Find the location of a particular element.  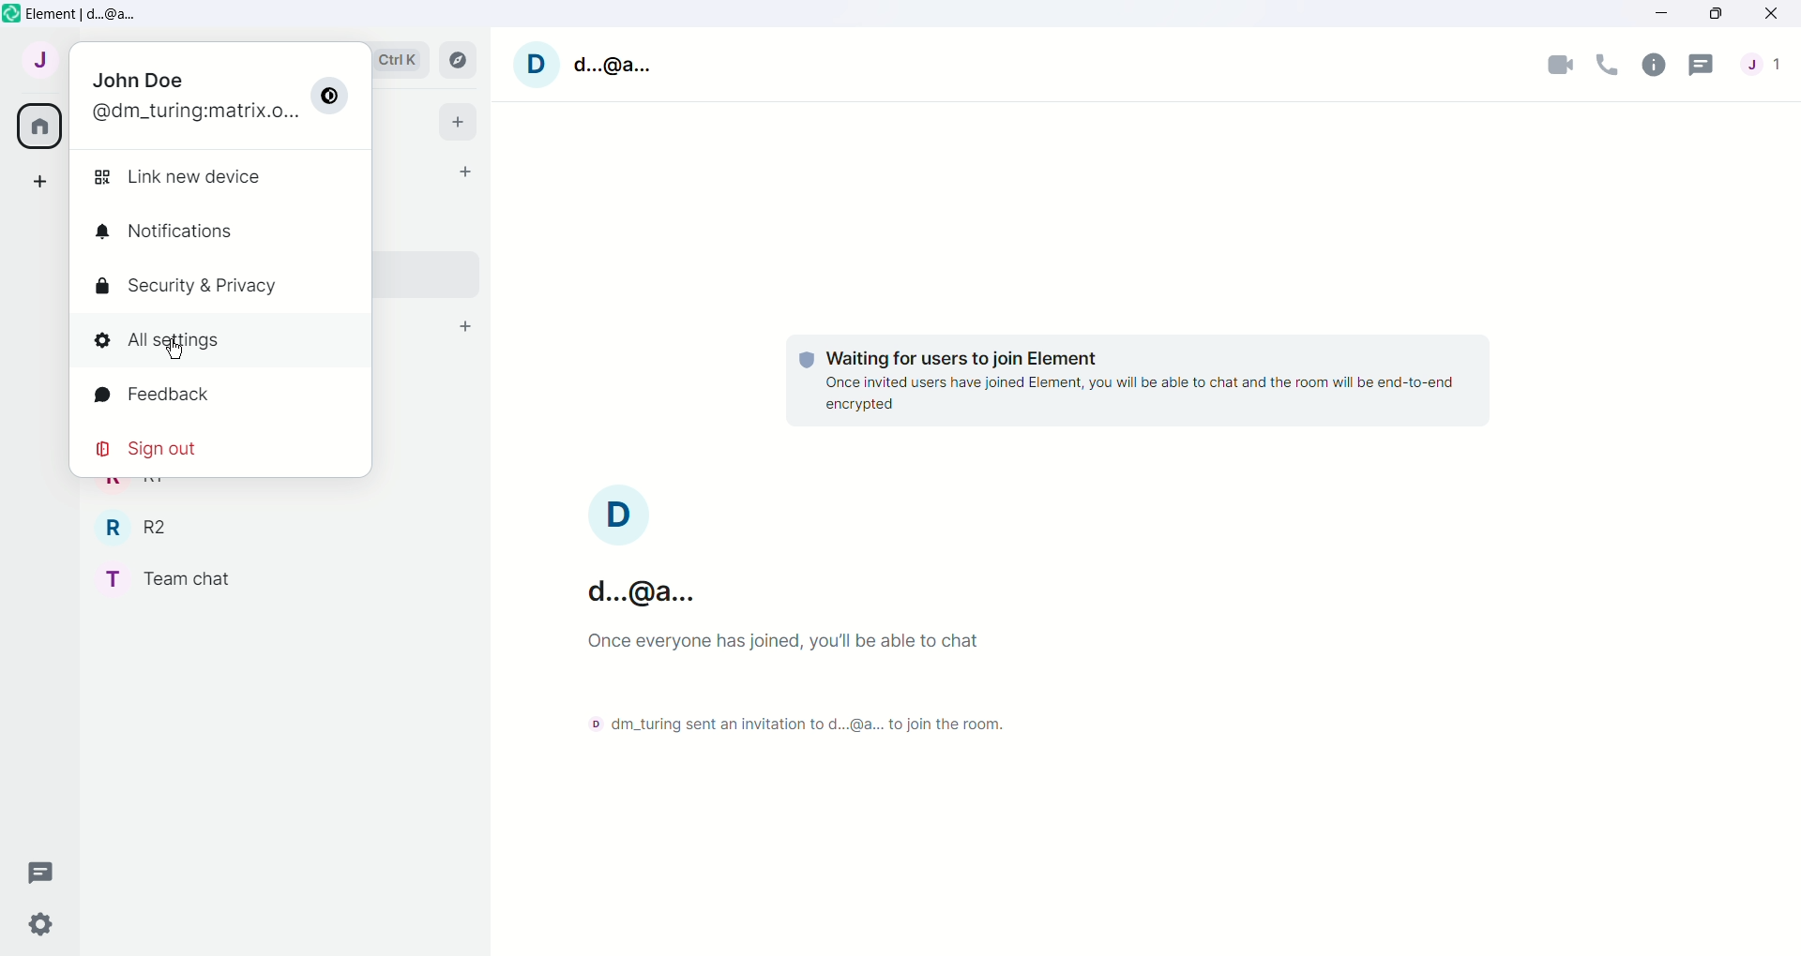

Team chat - room name is located at coordinates (176, 578).